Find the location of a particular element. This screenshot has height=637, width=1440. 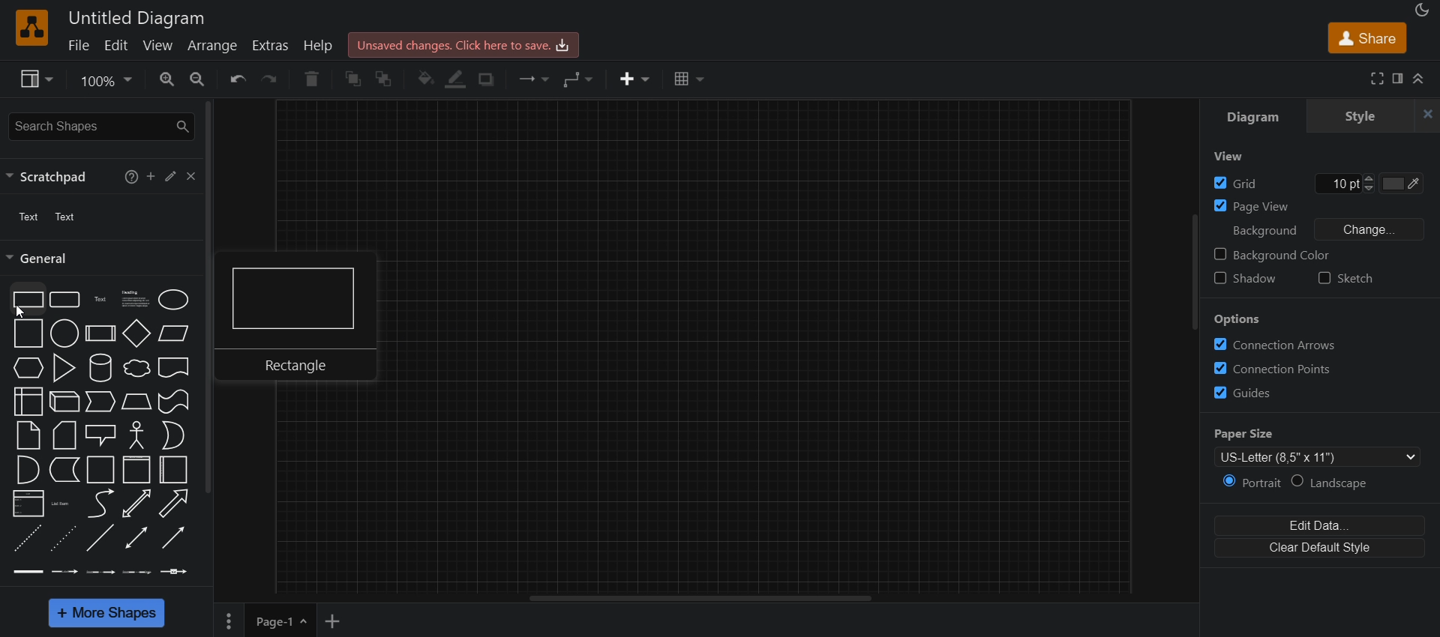

conncetion arrows is located at coordinates (1283, 345).